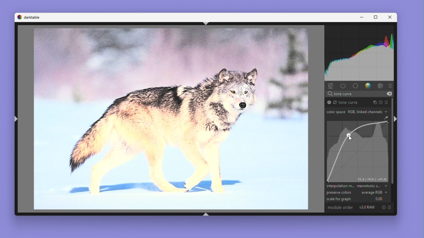 The image size is (424, 238). Describe the element at coordinates (385, 118) in the screenshot. I see `GUI Color Picker` at that location.